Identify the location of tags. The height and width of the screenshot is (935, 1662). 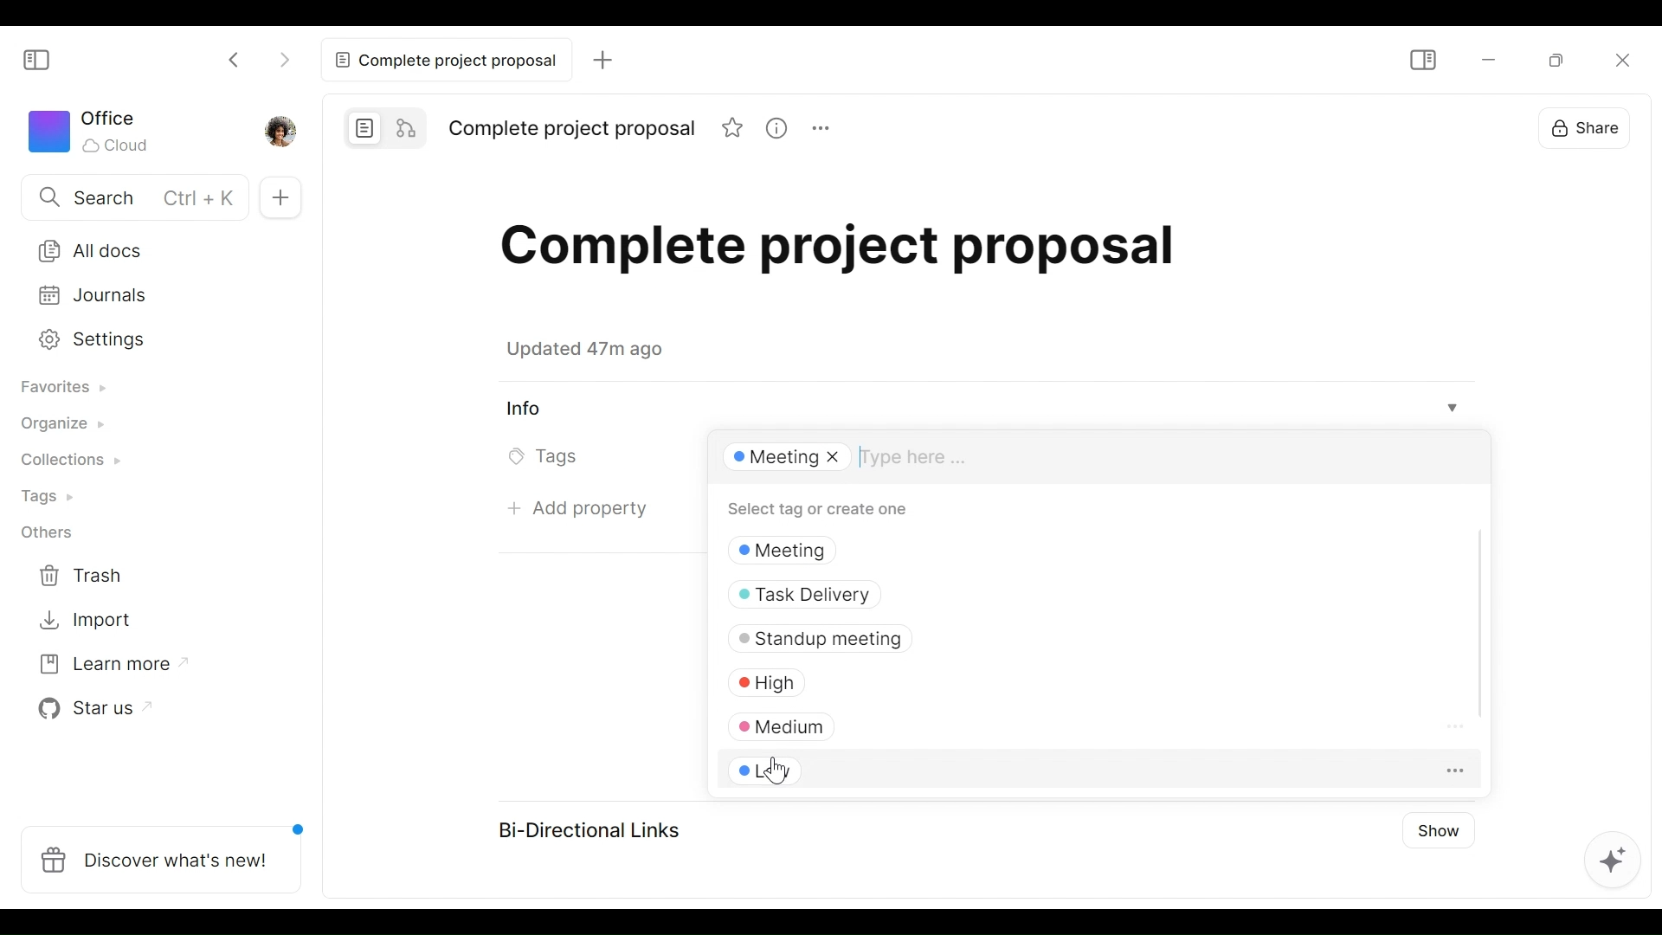
(973, 551).